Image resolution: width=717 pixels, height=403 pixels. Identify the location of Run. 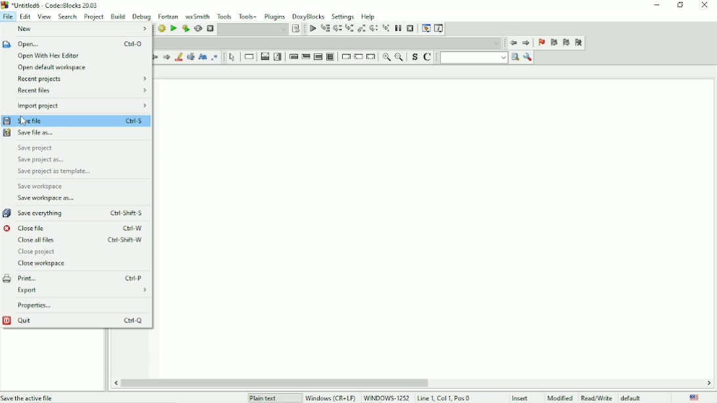
(173, 28).